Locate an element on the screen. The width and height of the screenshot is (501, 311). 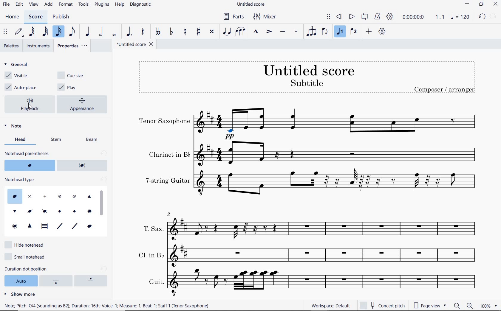
score is located at coordinates (35, 17).